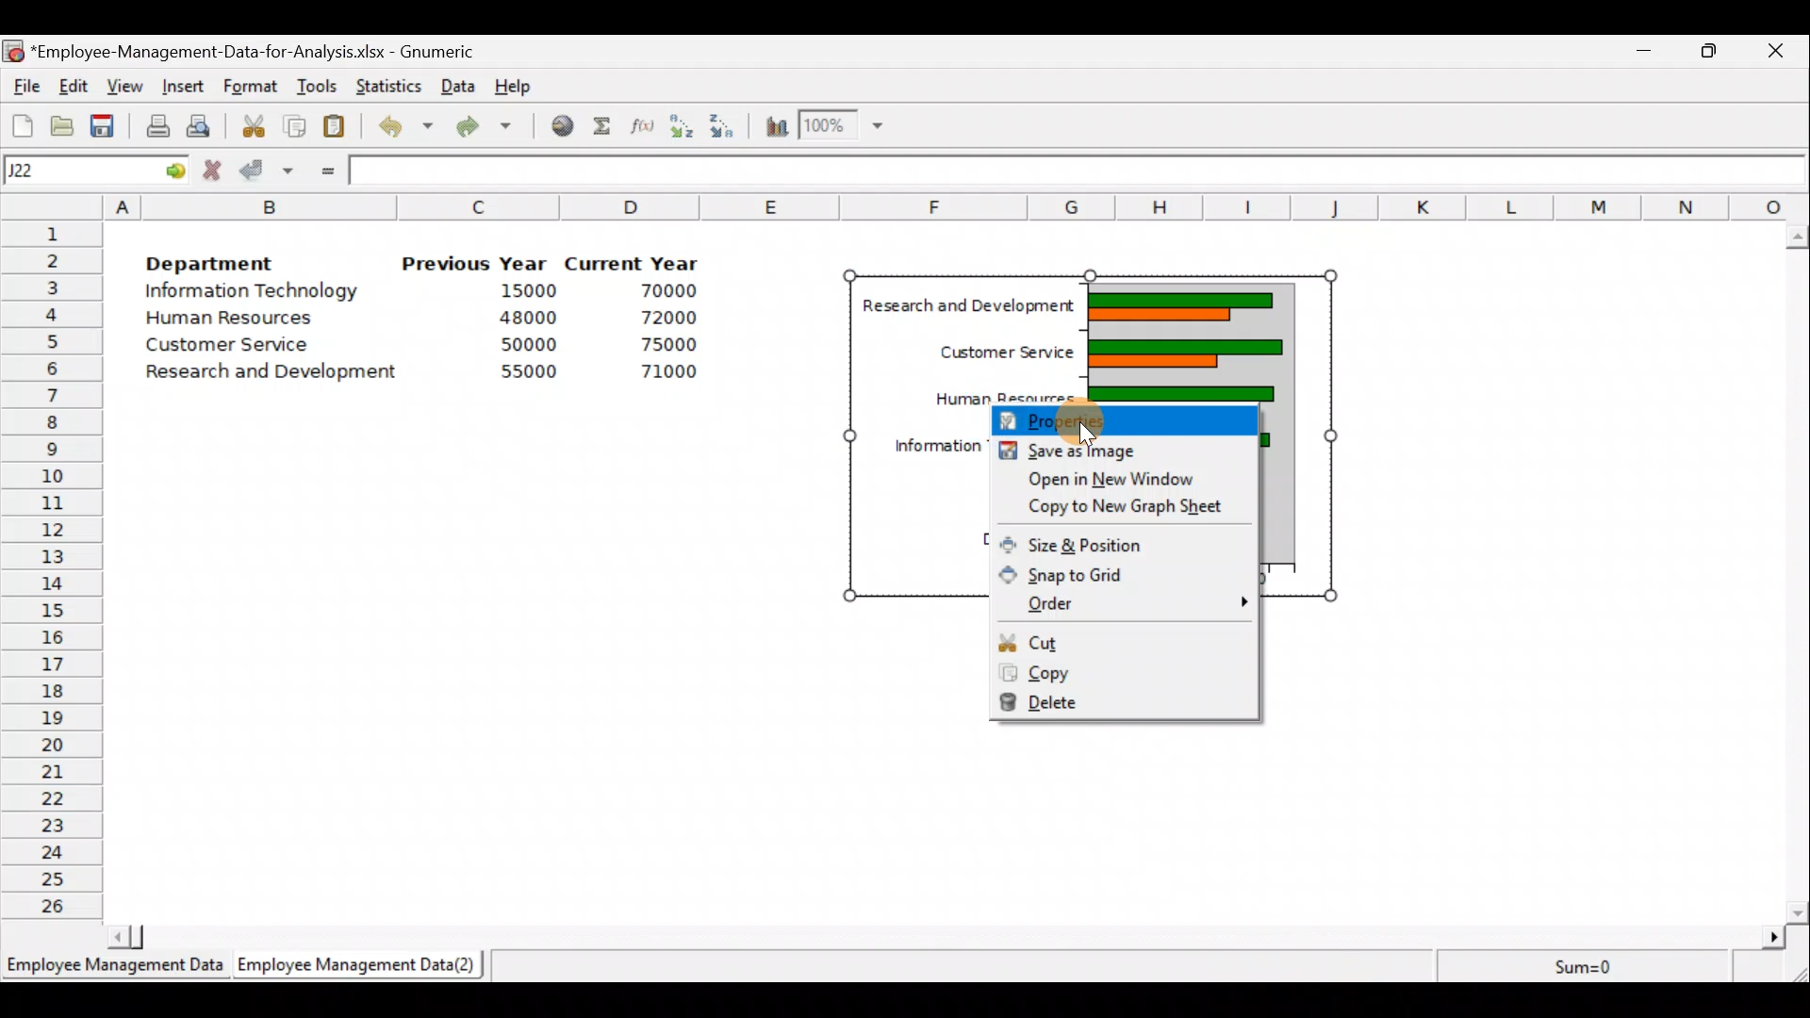  Describe the element at coordinates (267, 171) in the screenshot. I see `Accept change` at that location.